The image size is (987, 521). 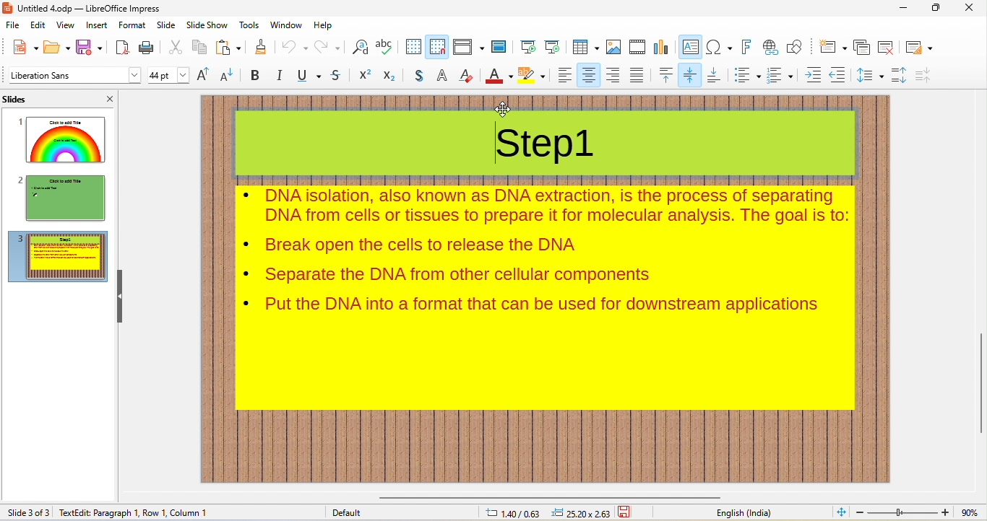 What do you see at coordinates (38, 26) in the screenshot?
I see `edit` at bounding box center [38, 26].